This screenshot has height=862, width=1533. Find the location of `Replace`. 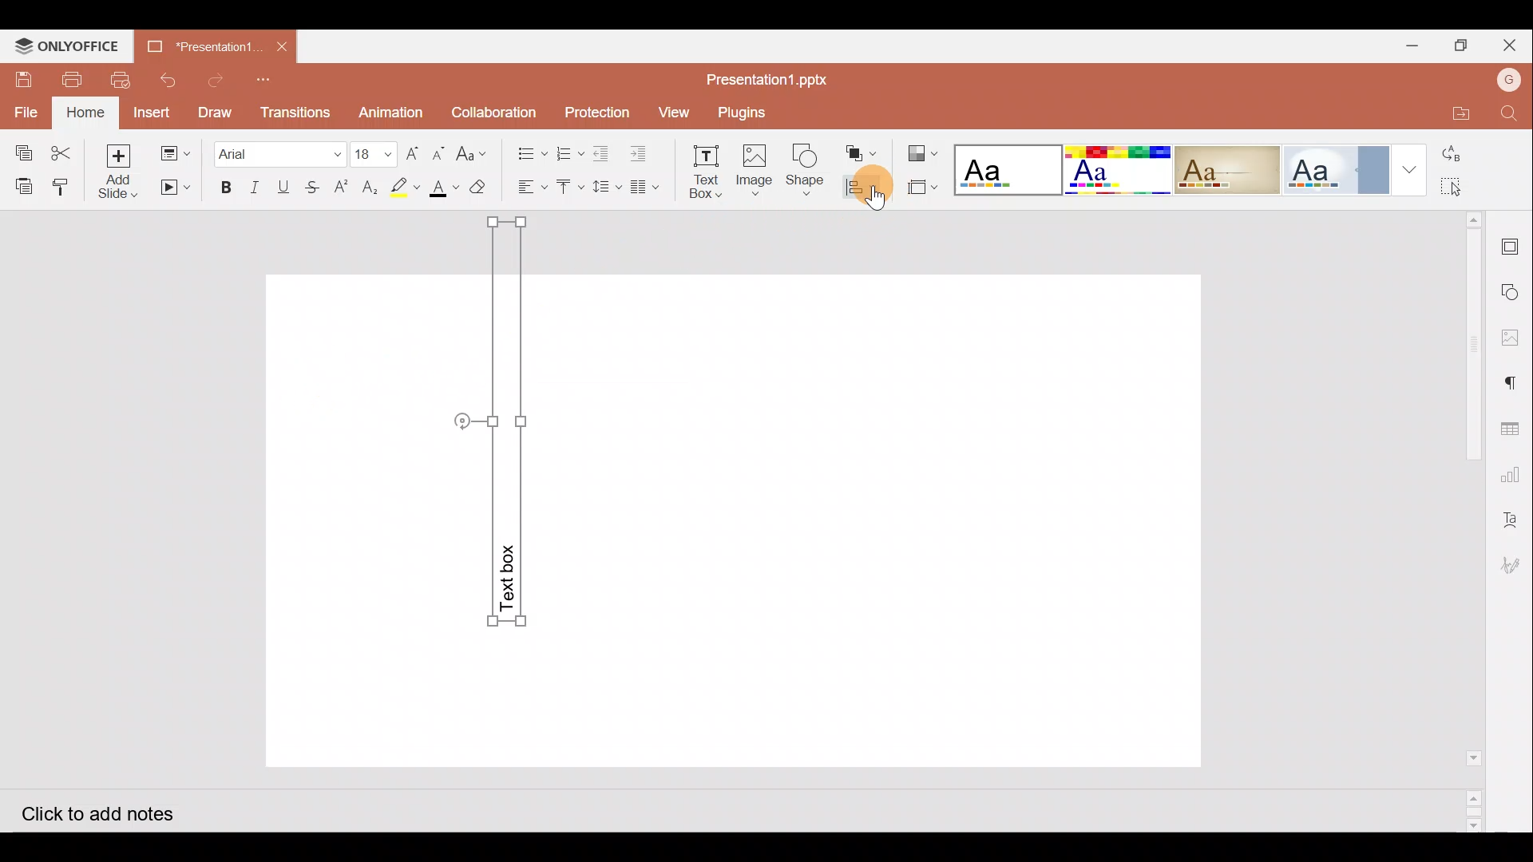

Replace is located at coordinates (1469, 156).